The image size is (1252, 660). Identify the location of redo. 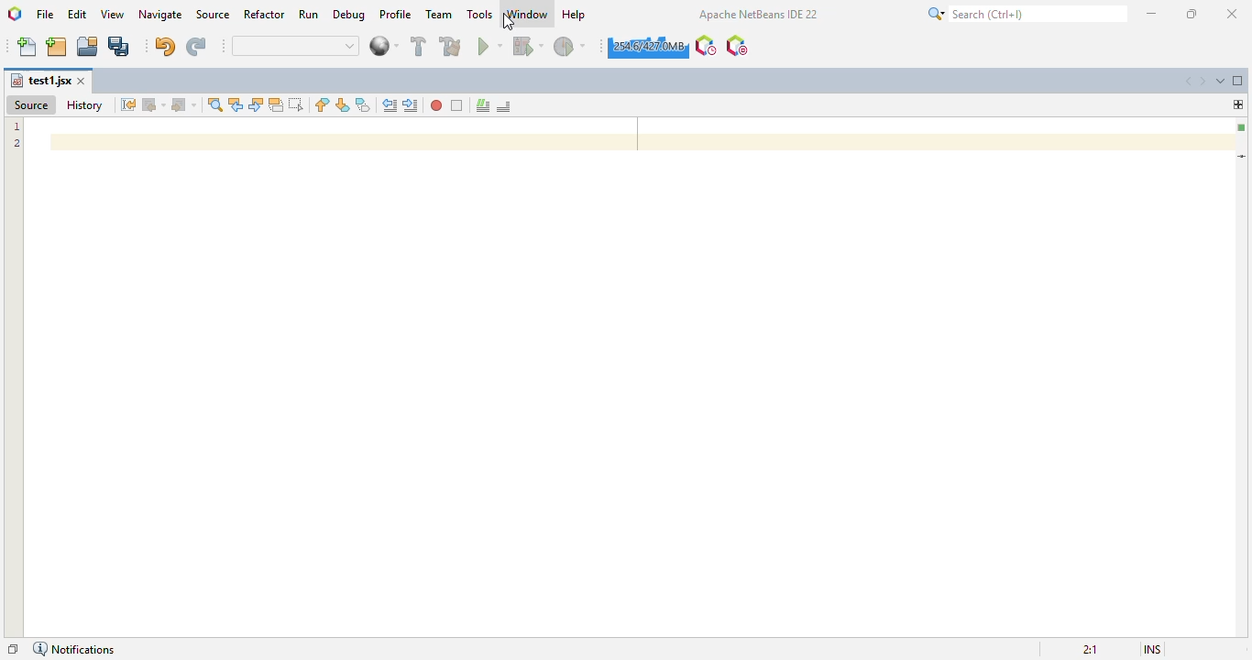
(197, 47).